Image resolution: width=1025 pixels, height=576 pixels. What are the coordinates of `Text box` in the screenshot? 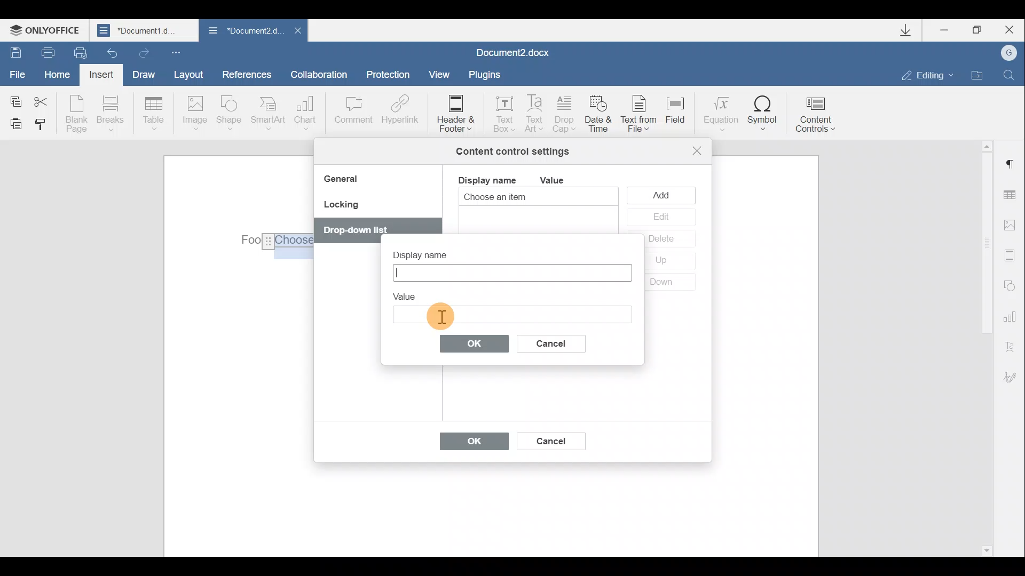 It's located at (511, 314).